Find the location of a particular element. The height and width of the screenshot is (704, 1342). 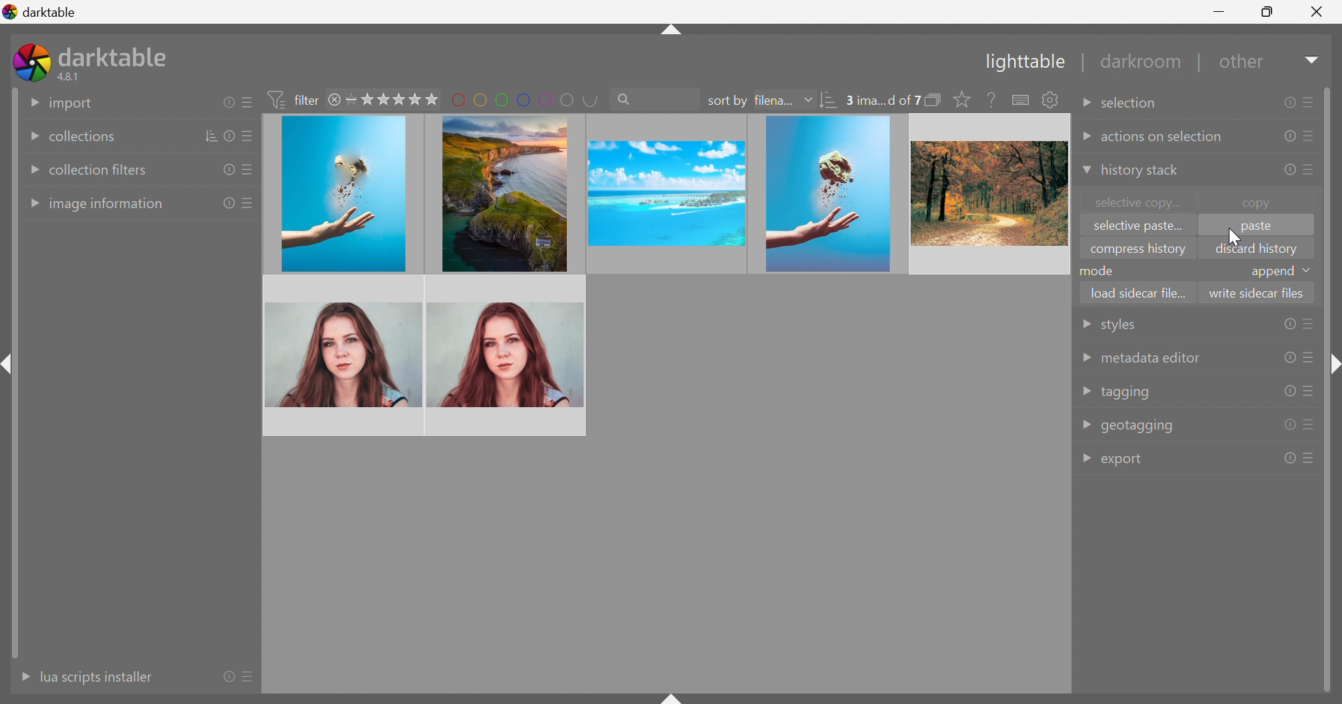

reset is located at coordinates (1288, 103).